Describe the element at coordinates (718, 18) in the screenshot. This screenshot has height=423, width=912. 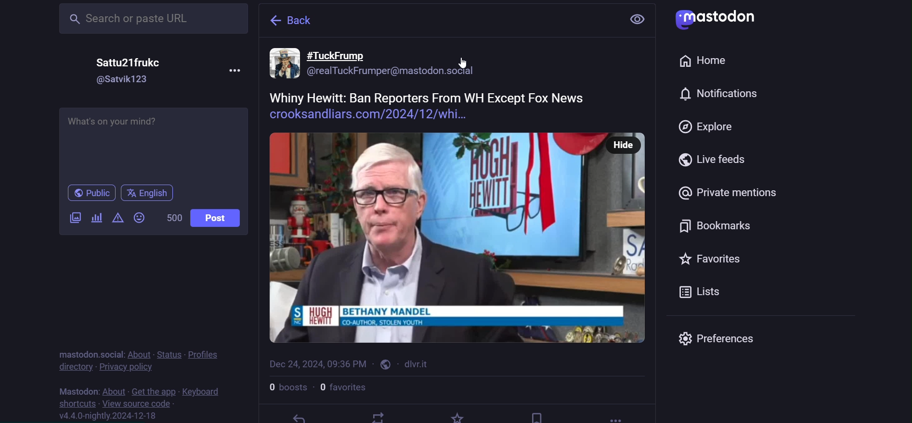
I see `logo` at that location.